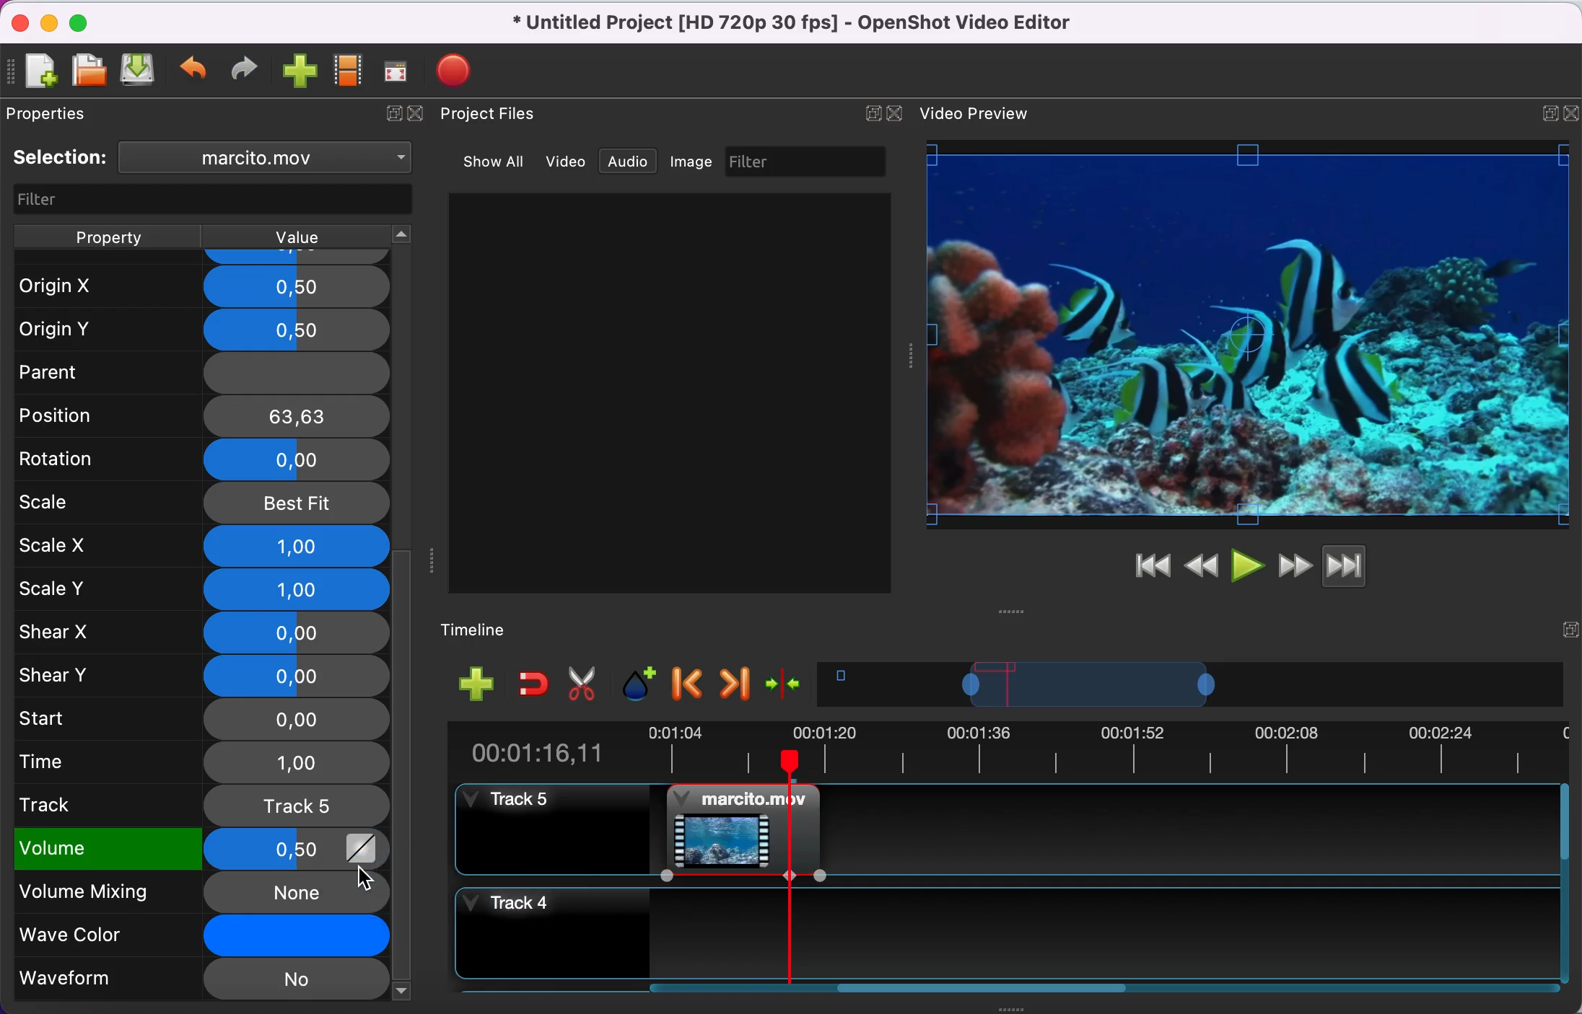 Image resolution: width=1582 pixels, height=1014 pixels. What do you see at coordinates (196, 371) in the screenshot?
I see `parent` at bounding box center [196, 371].